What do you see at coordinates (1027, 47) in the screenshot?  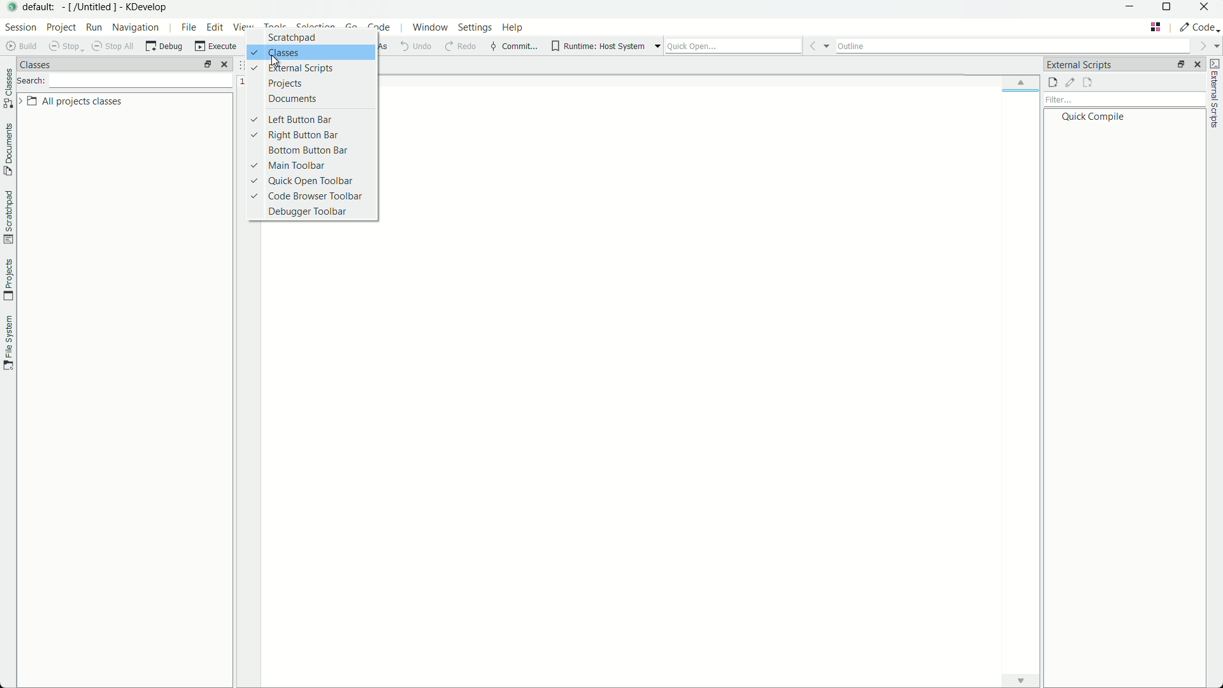 I see `outline bar` at bounding box center [1027, 47].